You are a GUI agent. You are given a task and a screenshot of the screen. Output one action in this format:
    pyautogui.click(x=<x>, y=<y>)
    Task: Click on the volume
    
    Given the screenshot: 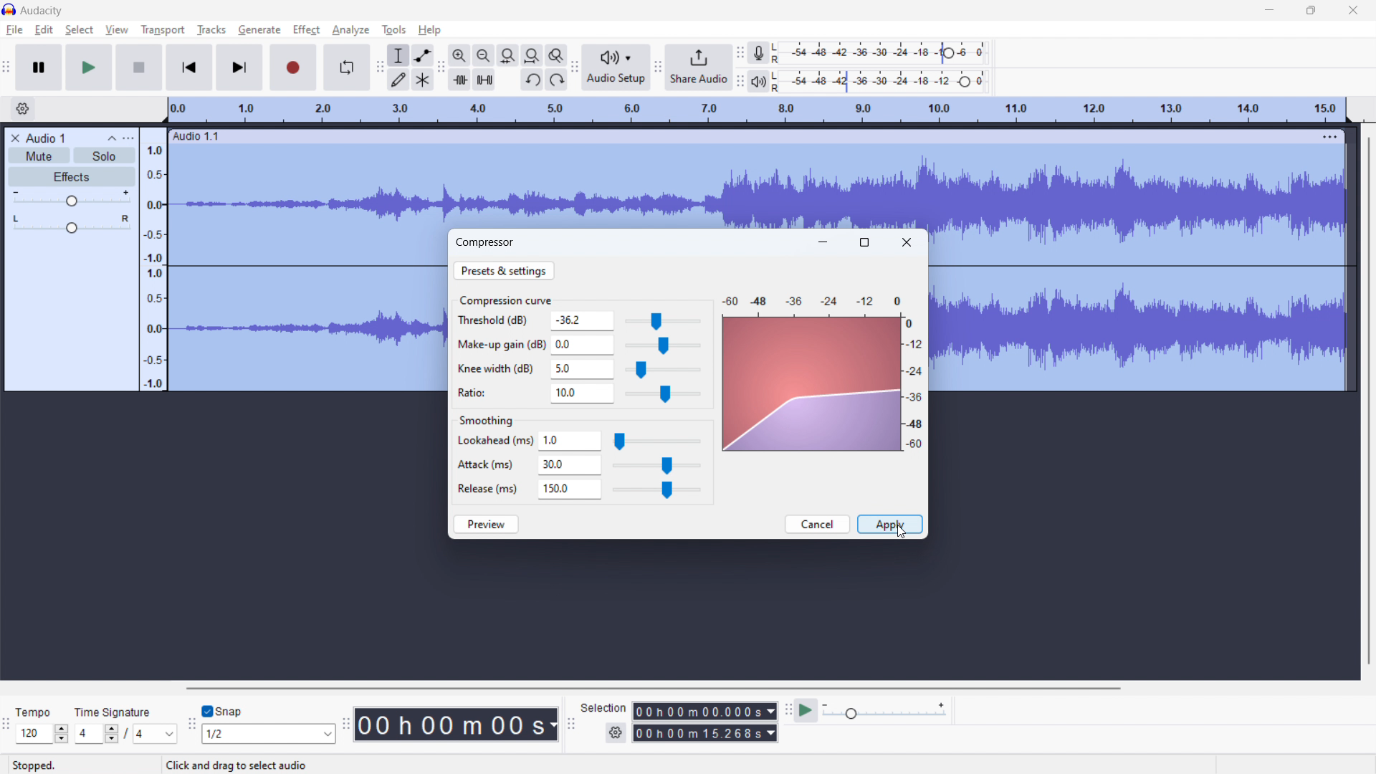 What is the action you would take?
    pyautogui.click(x=70, y=199)
    